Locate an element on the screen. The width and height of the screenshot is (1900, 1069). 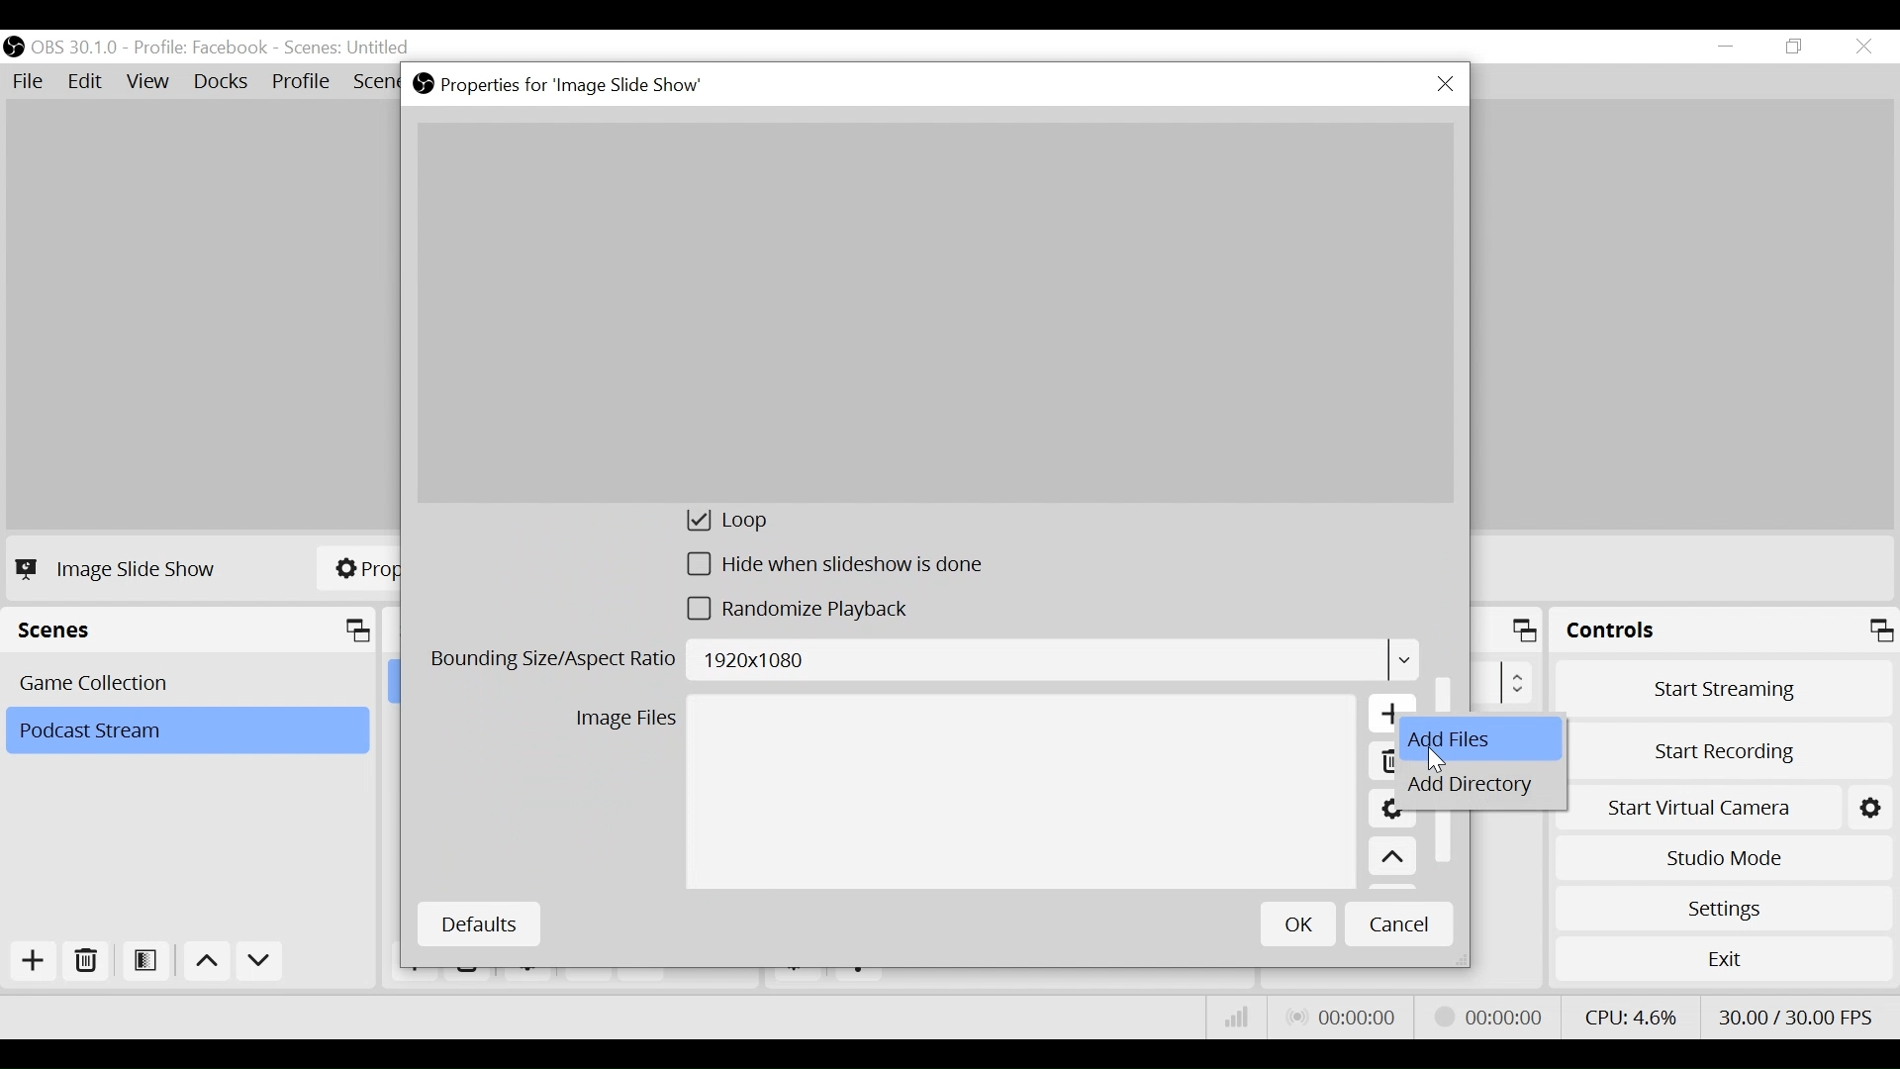
Defaults is located at coordinates (478, 924).